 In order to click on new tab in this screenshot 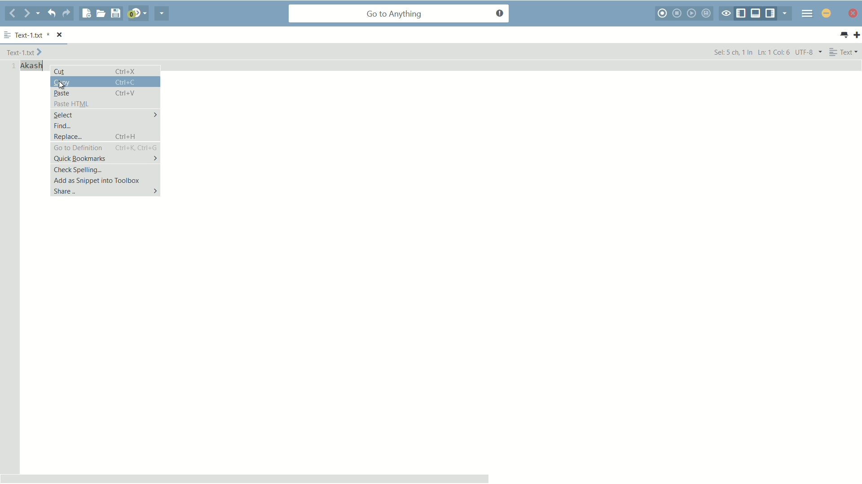, I will do `click(857, 35)`.